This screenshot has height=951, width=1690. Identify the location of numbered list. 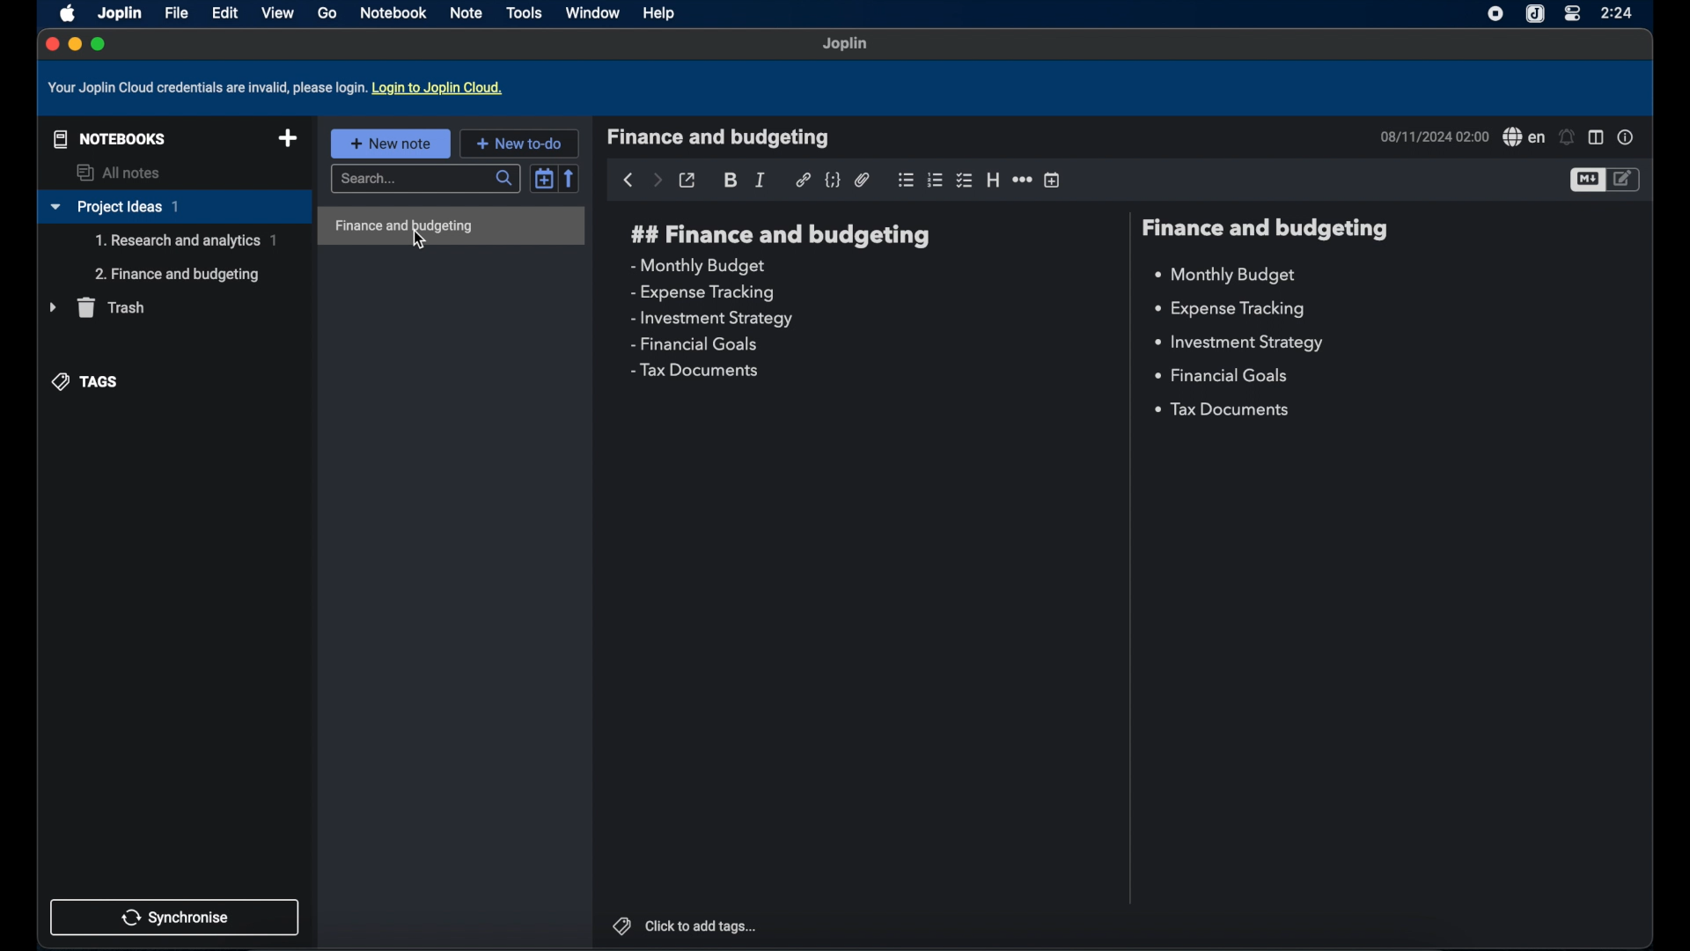
(936, 180).